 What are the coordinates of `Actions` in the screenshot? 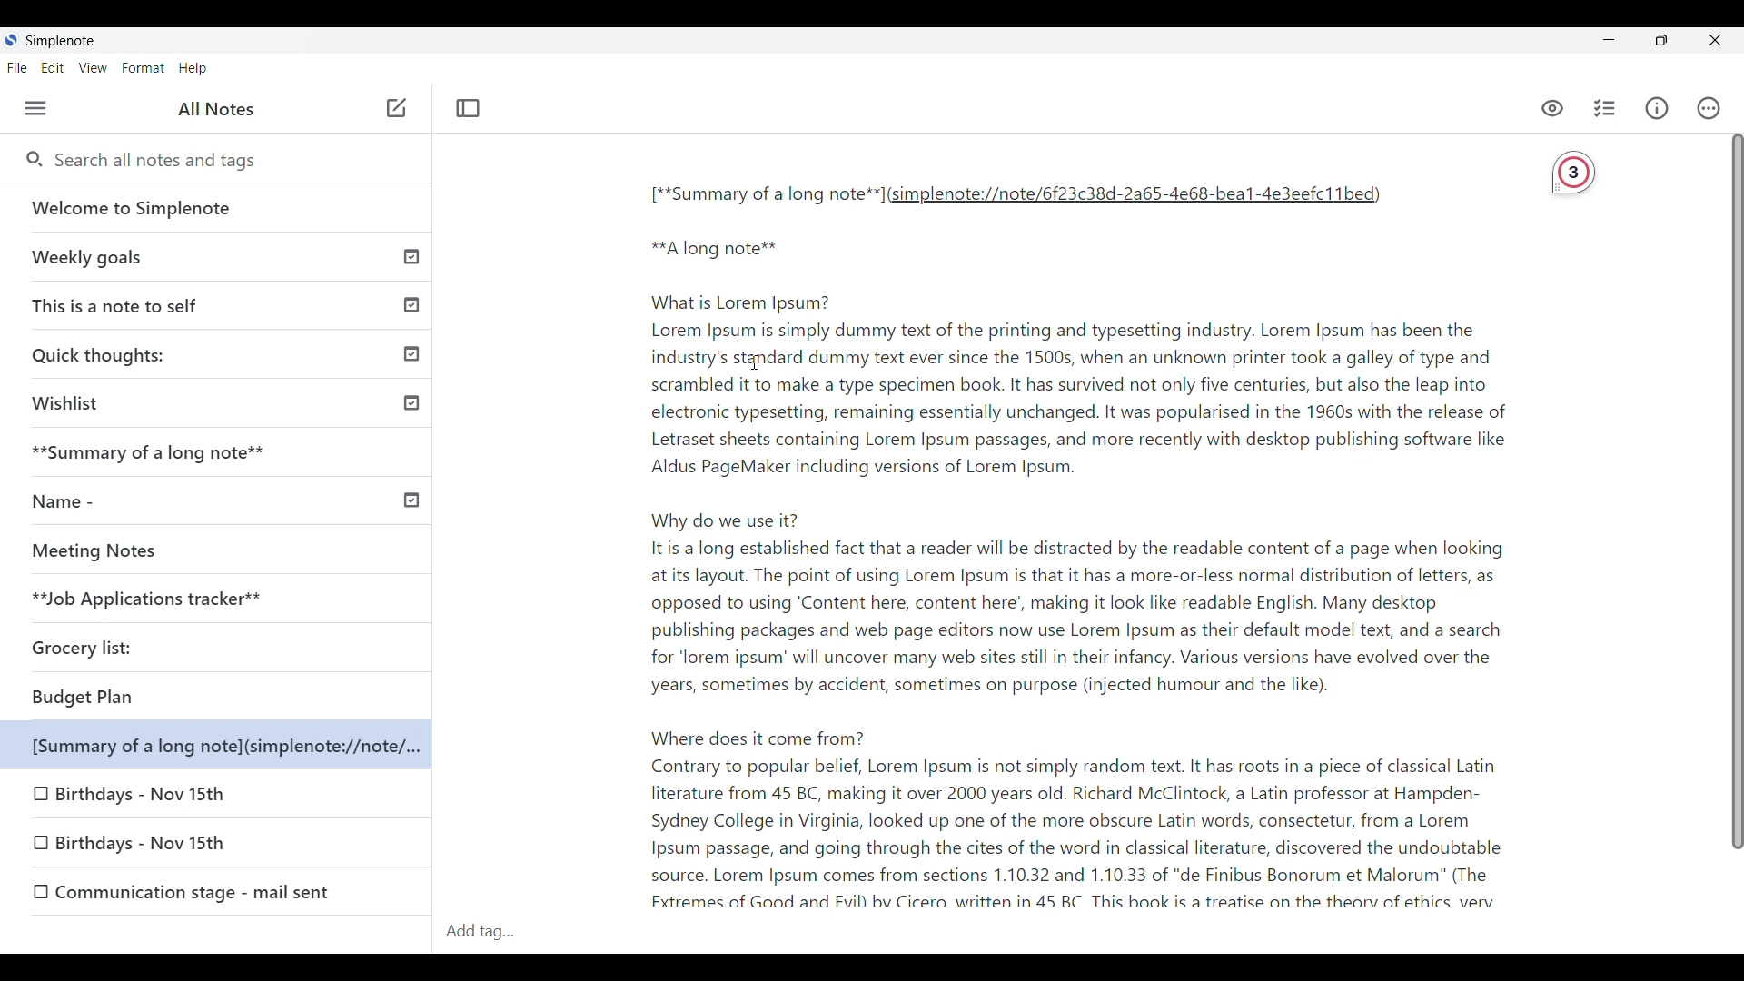 It's located at (1709, 108).